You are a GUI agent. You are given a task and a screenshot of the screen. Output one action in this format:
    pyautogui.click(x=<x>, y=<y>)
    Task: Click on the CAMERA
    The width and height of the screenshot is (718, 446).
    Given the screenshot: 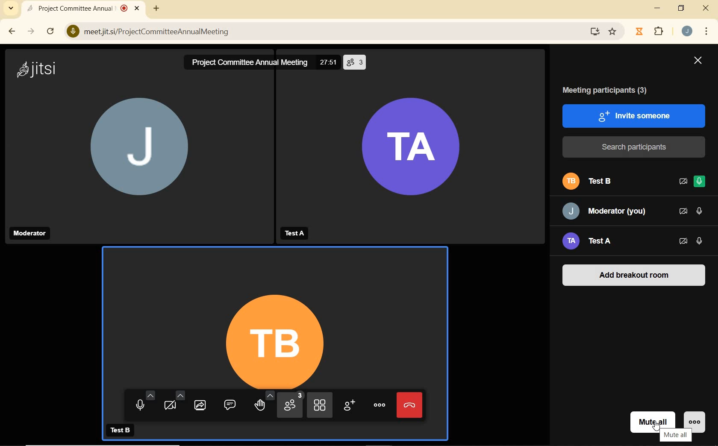 What is the action you would take?
    pyautogui.click(x=683, y=242)
    